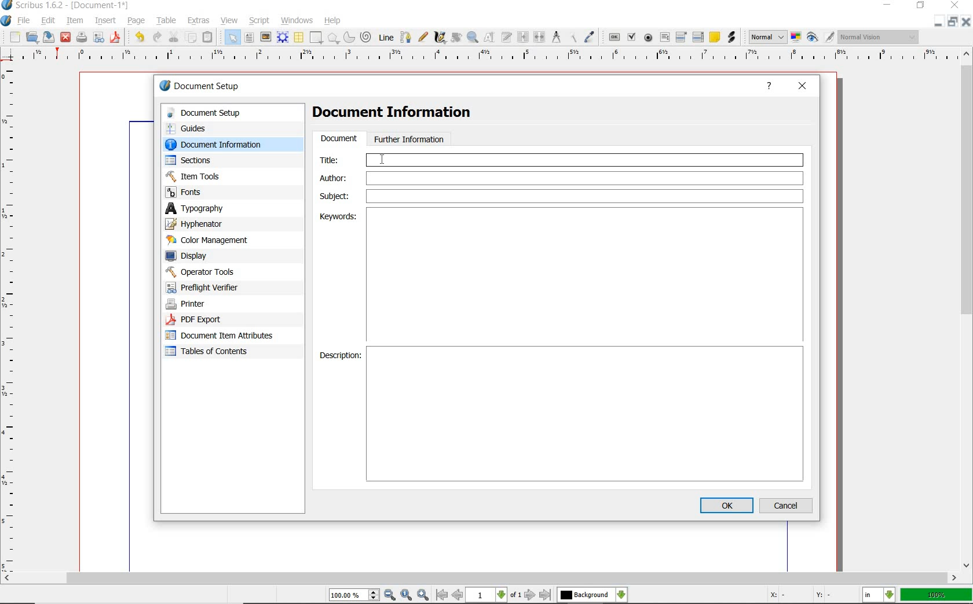 The height and width of the screenshot is (604, 973). I want to click on text annotation, so click(714, 38).